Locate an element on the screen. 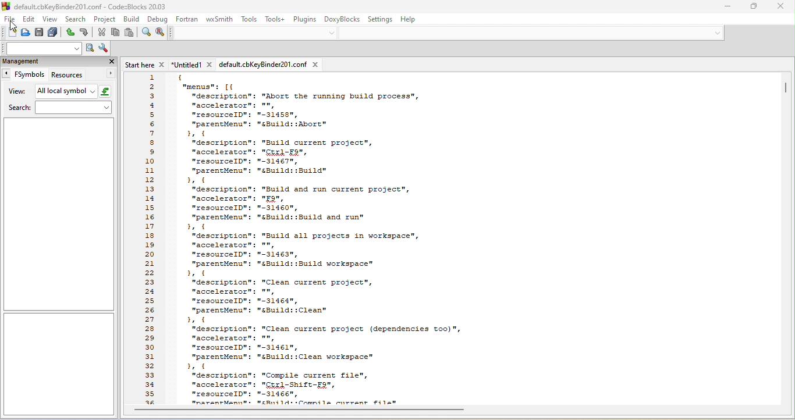 The width and height of the screenshot is (795, 420). copy is located at coordinates (115, 33).